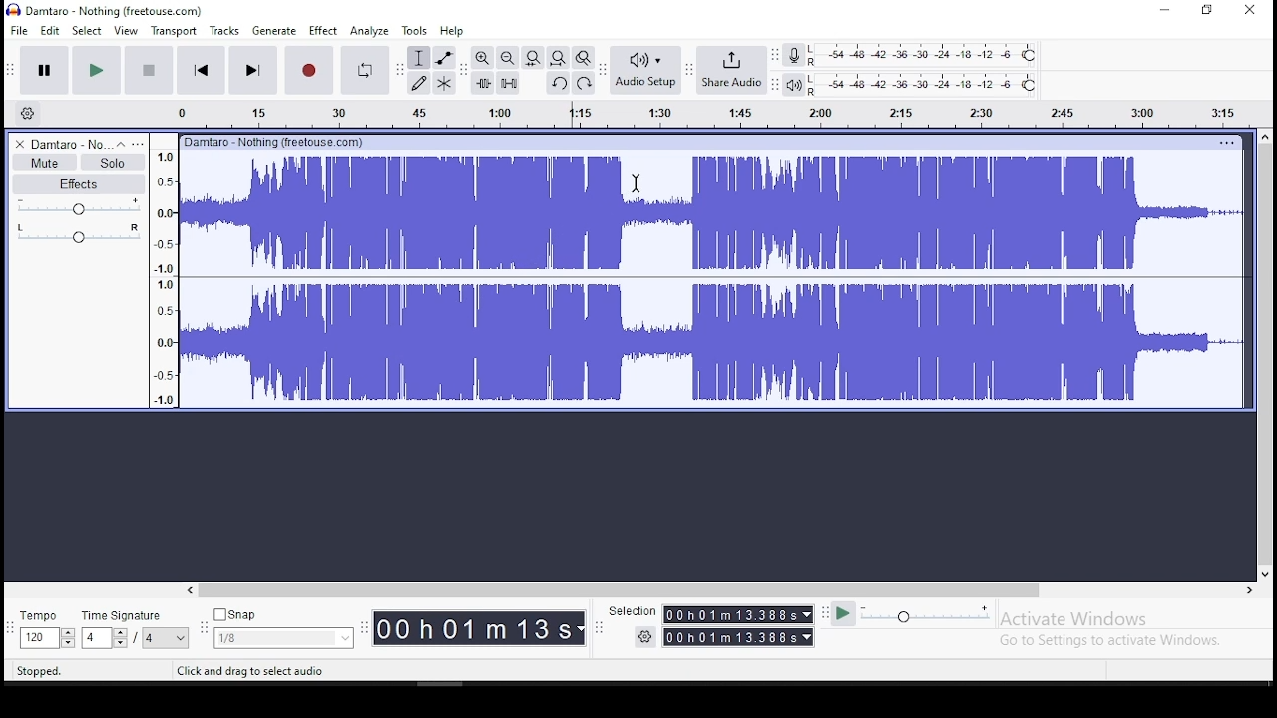 Image resolution: width=1277 pixels, height=718 pixels. What do you see at coordinates (794, 55) in the screenshot?
I see `record meter` at bounding box center [794, 55].